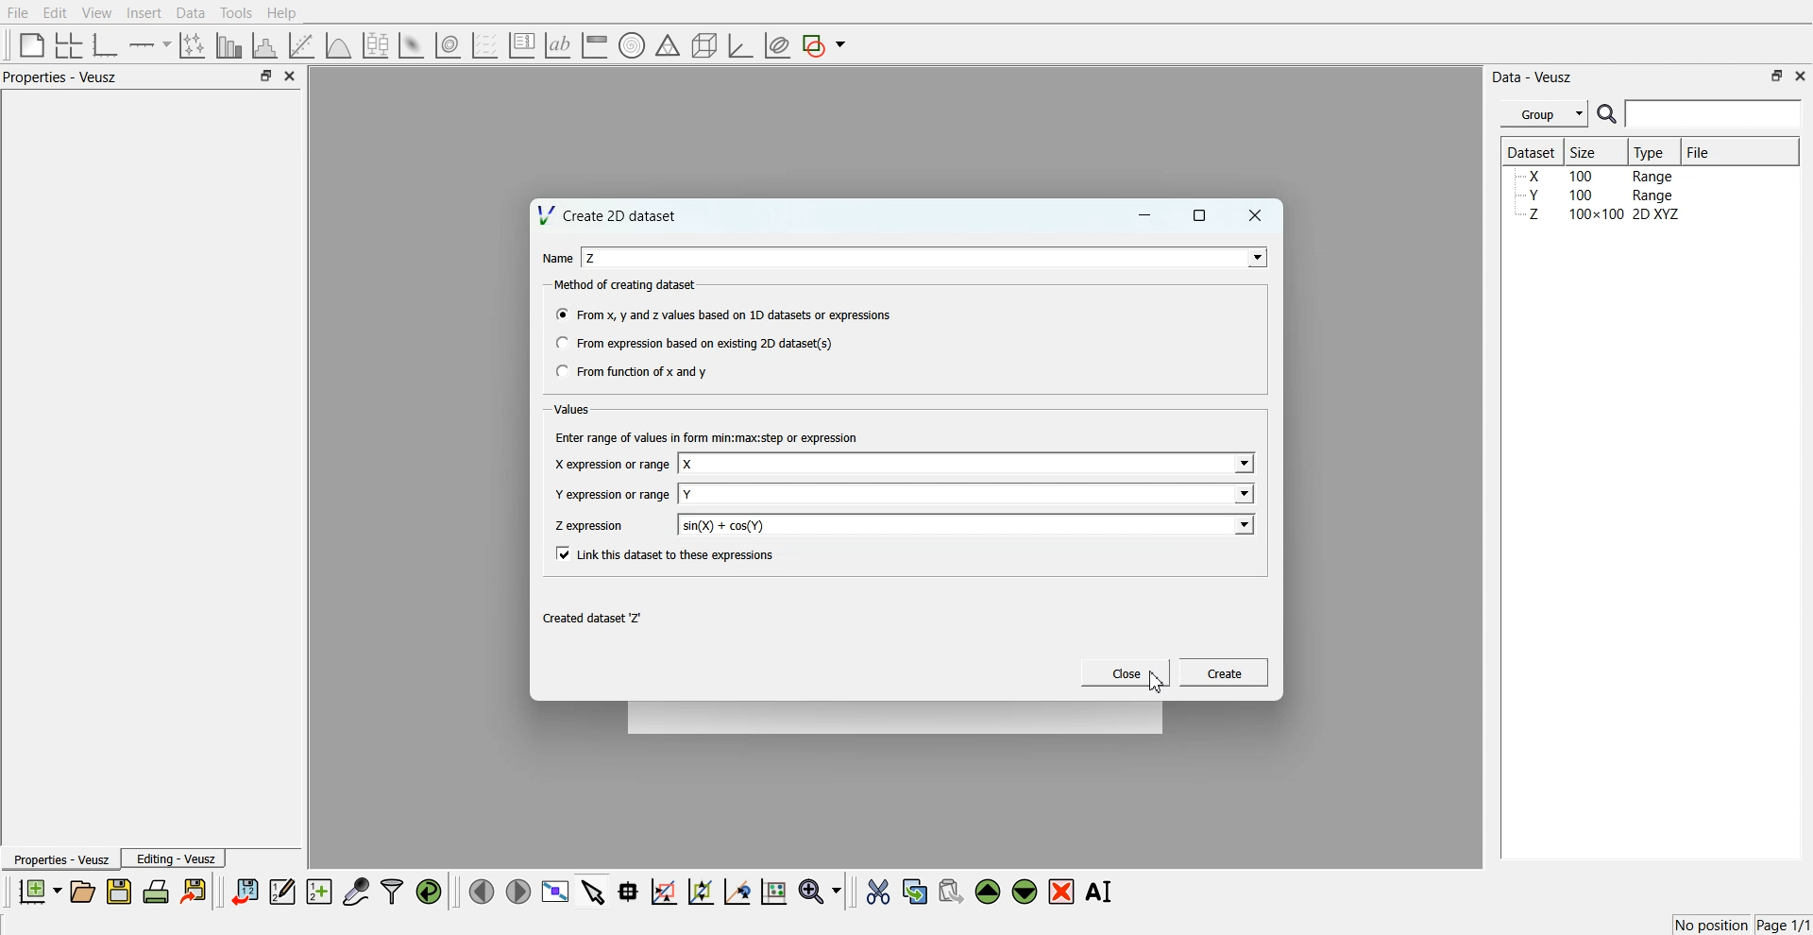 The width and height of the screenshot is (1813, 935). I want to click on Polar Graph, so click(632, 45).